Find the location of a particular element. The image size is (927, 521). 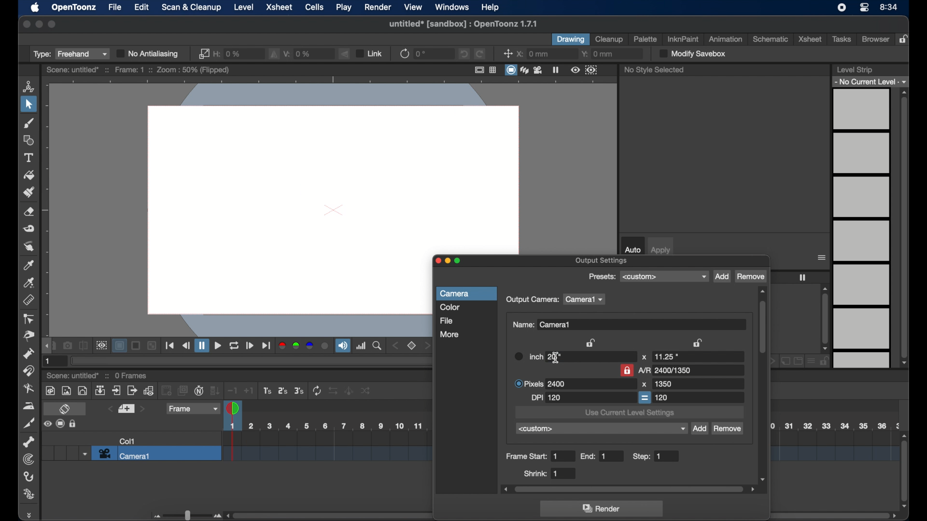

 is located at coordinates (801, 361).